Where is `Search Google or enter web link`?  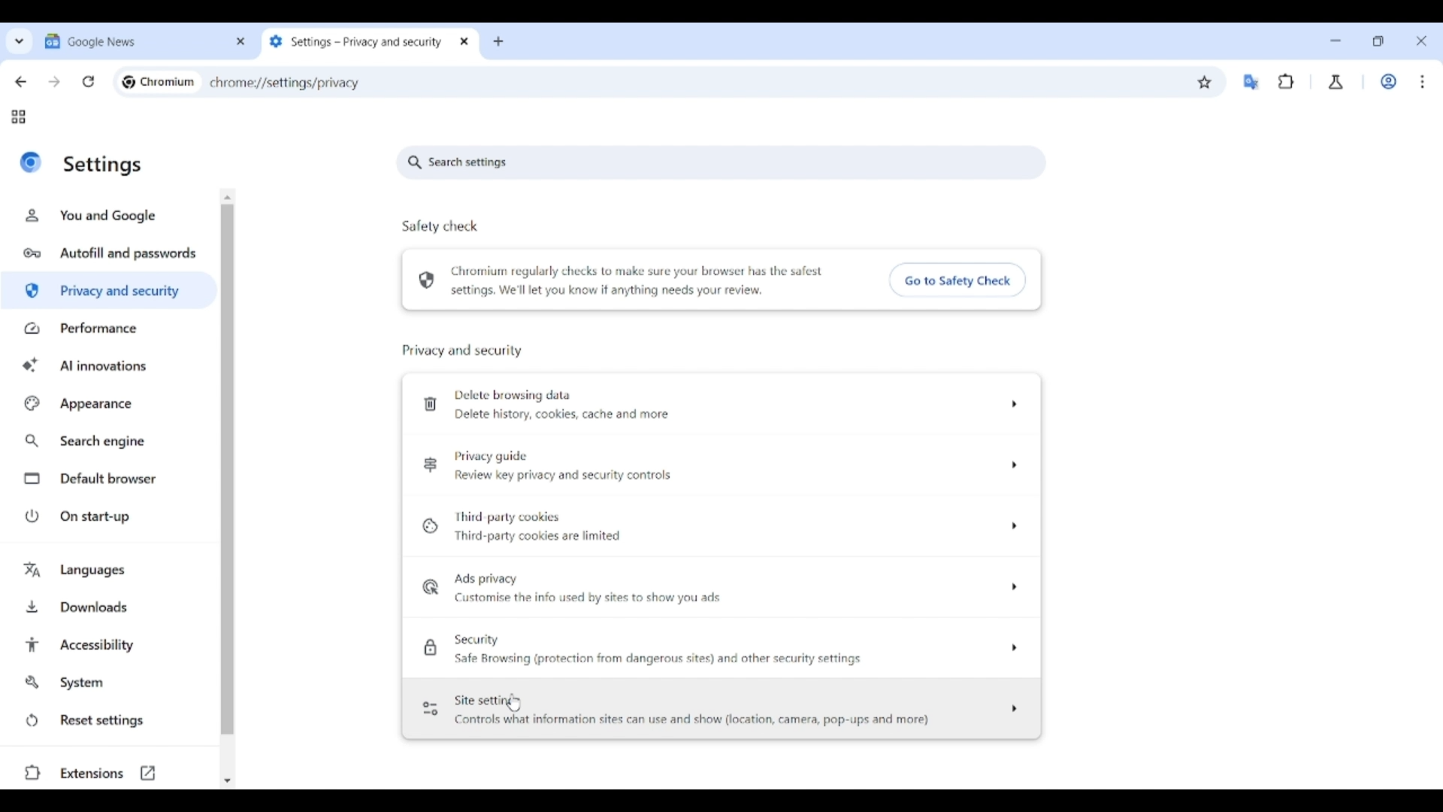
Search Google or enter web link is located at coordinates (768, 82).